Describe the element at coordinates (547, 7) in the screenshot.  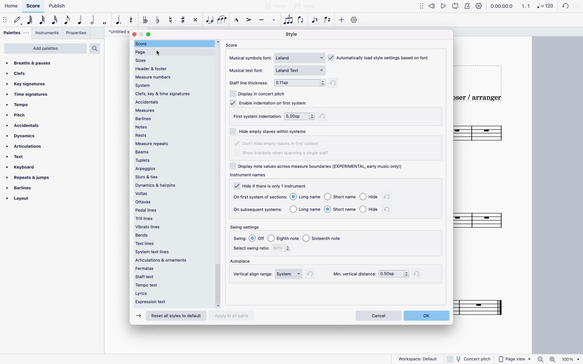
I see `Note 120` at that location.